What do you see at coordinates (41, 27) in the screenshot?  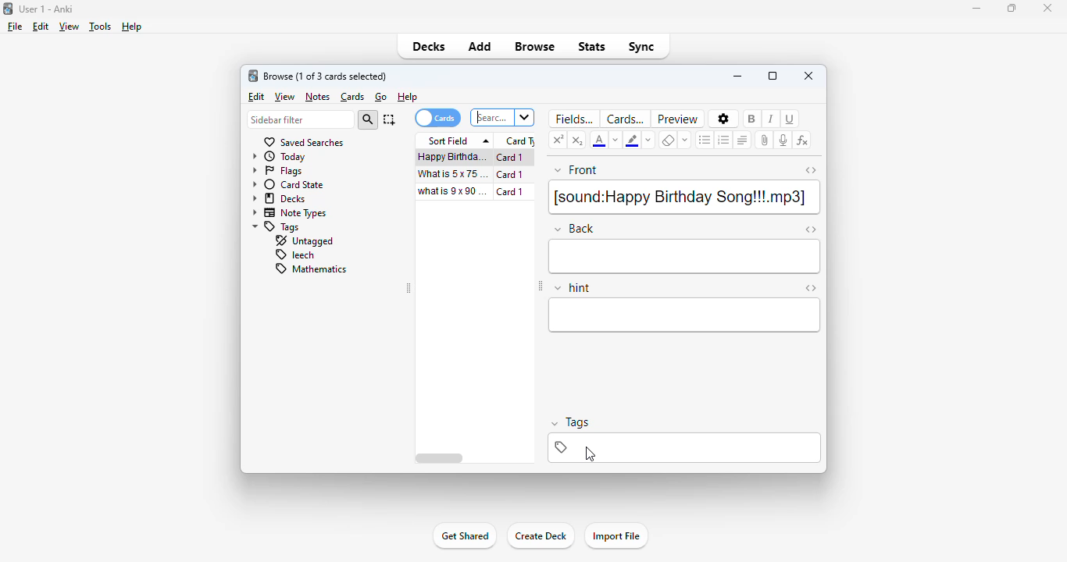 I see `edit` at bounding box center [41, 27].